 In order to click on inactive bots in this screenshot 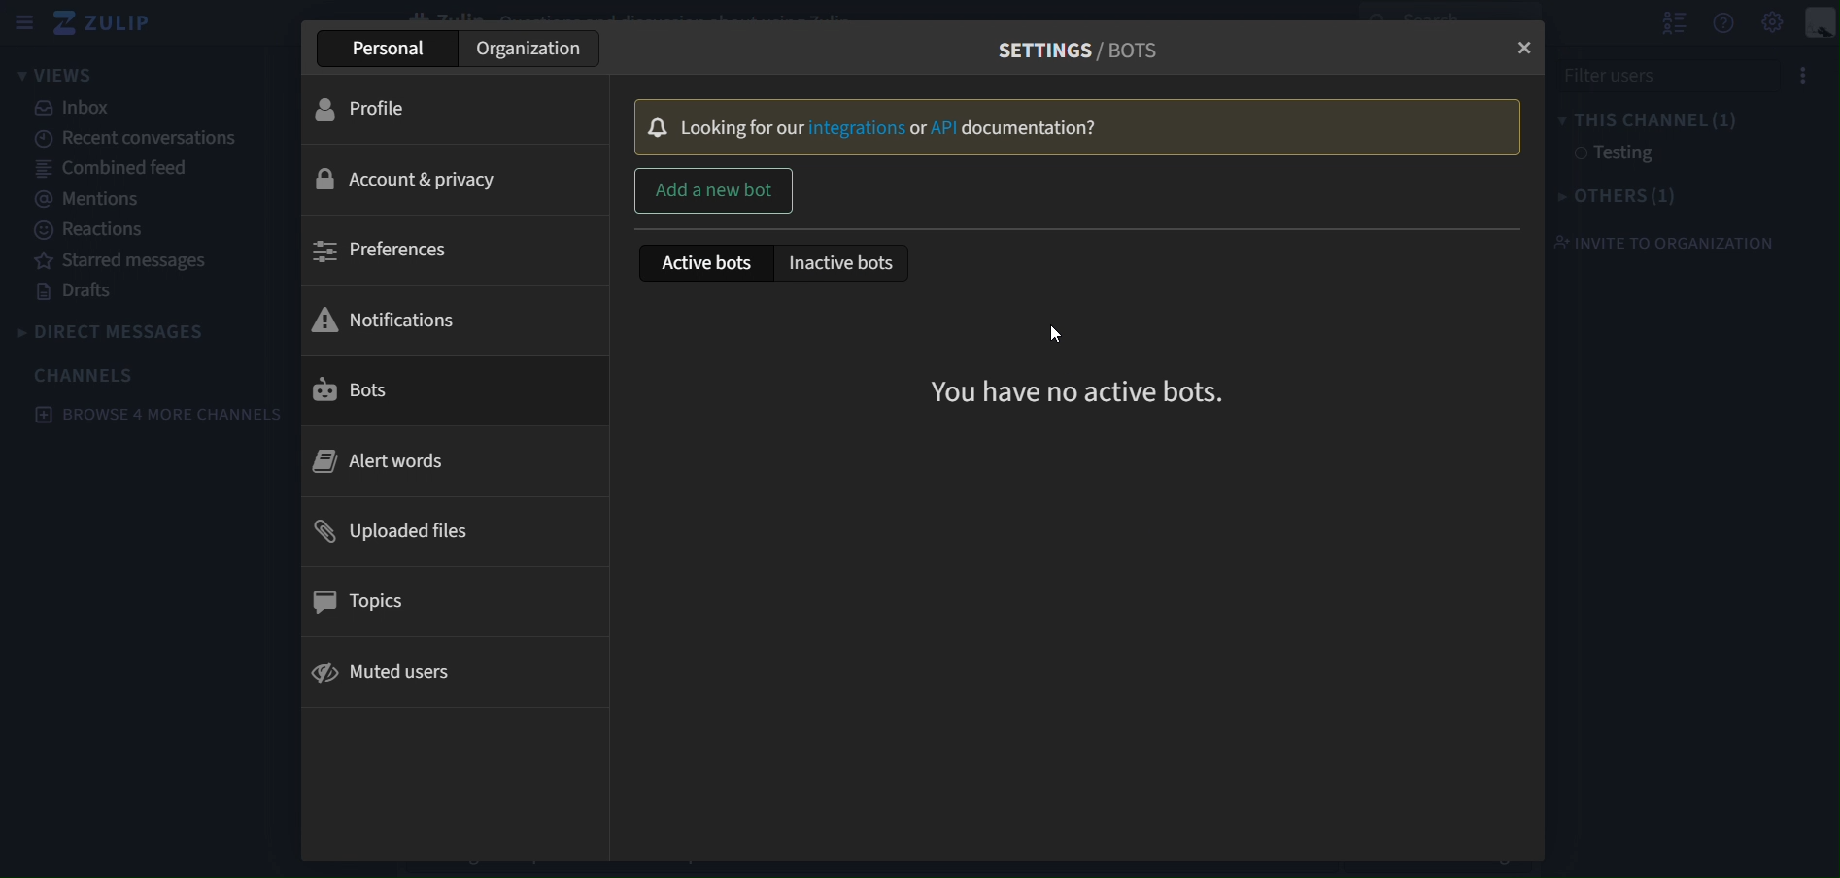, I will do `click(856, 264)`.